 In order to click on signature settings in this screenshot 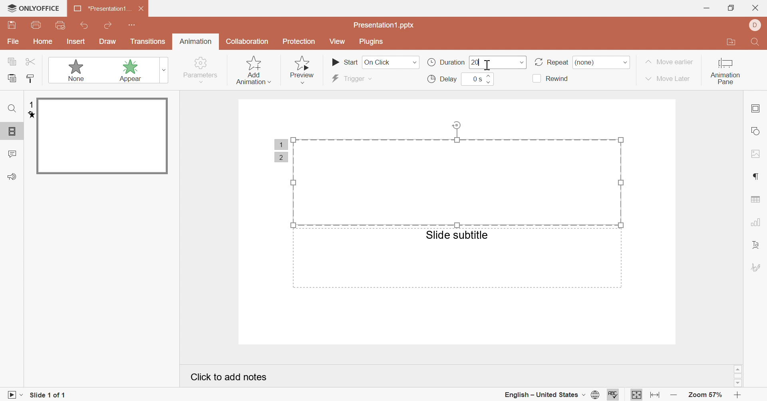, I will do `click(756, 267)`.